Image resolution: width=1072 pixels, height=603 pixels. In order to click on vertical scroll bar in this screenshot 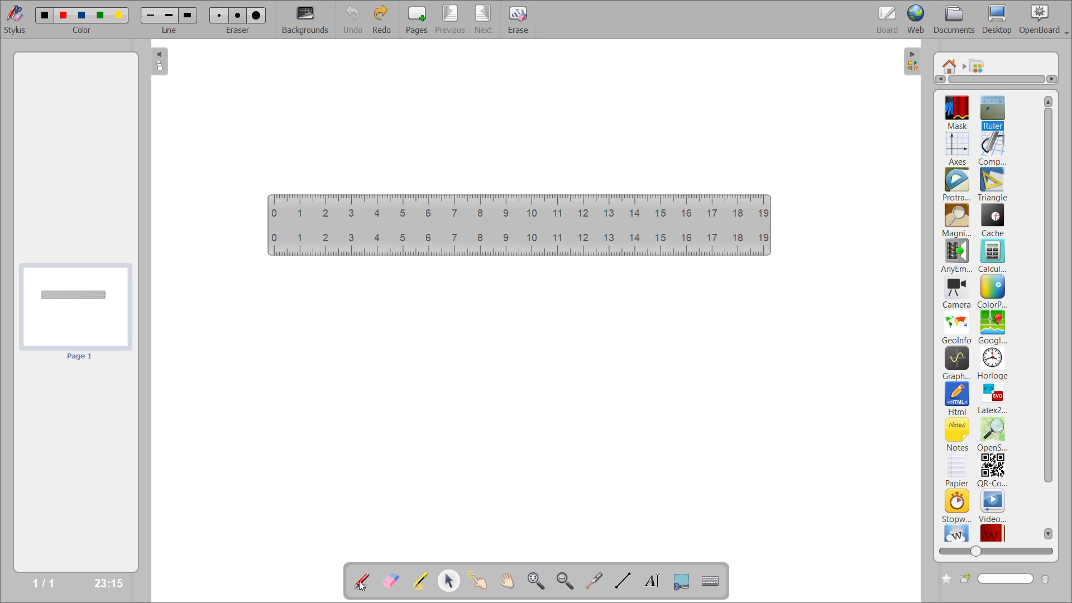, I will do `click(1049, 317)`.